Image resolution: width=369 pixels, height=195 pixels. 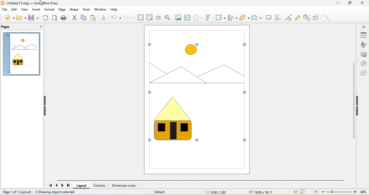 I want to click on shadow, so click(x=269, y=17).